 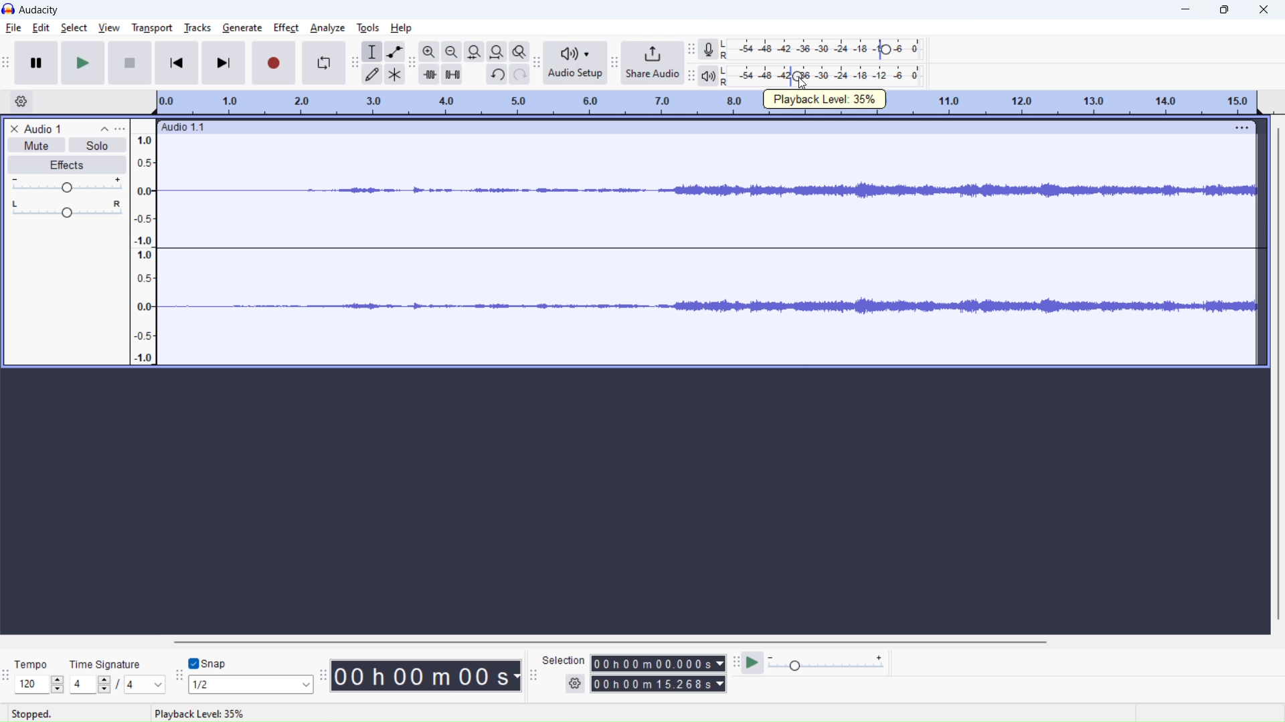 I want to click on multi tool, so click(x=395, y=74).